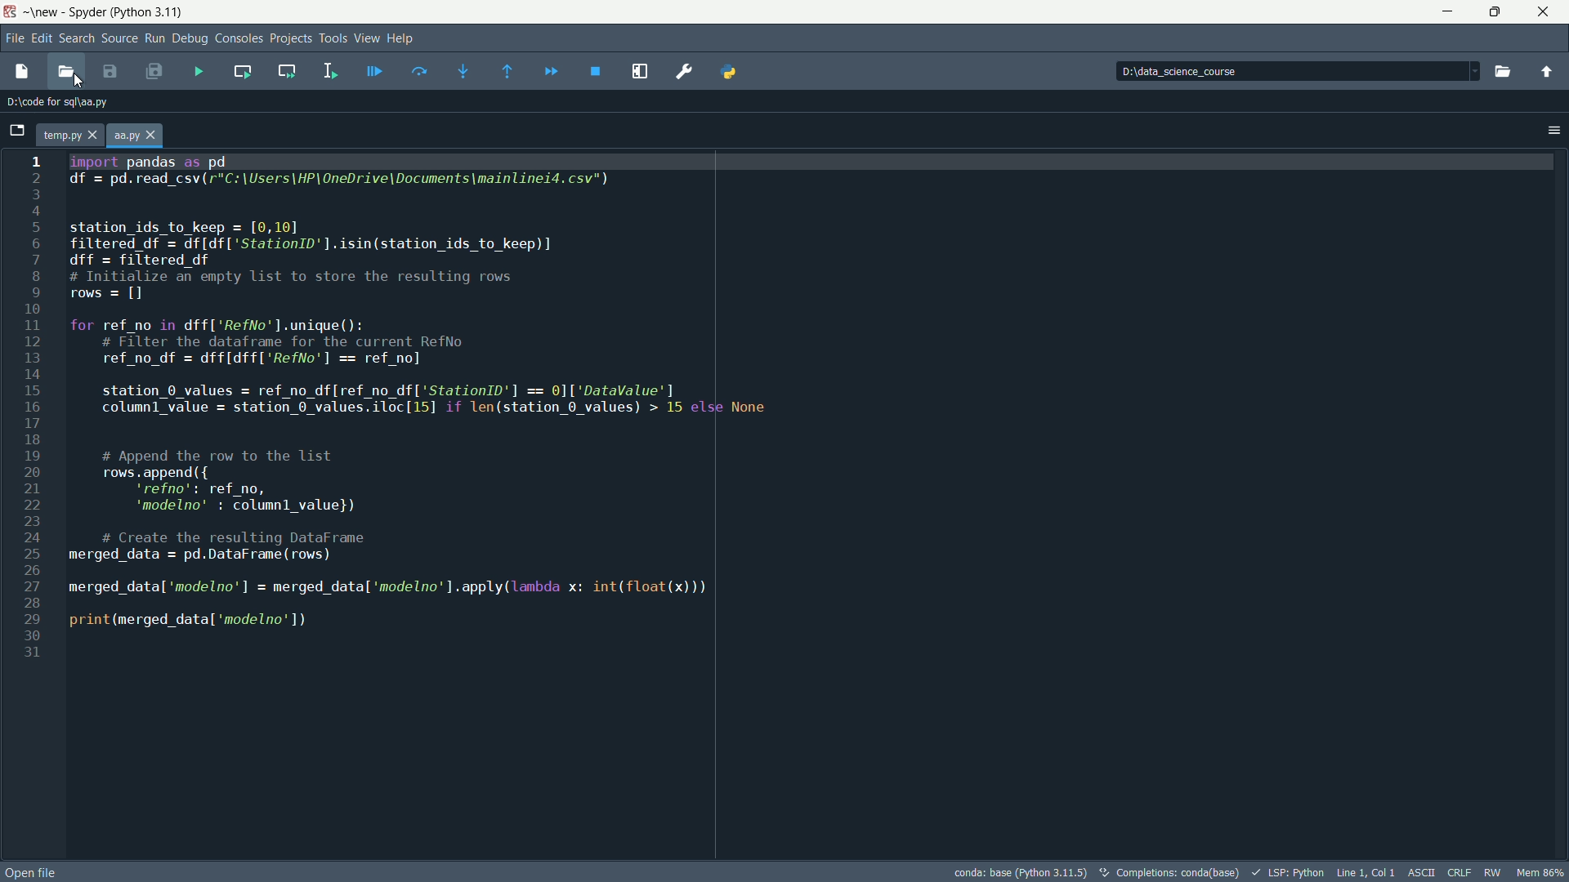 The image size is (1569, 882). I want to click on debug file, so click(375, 72).